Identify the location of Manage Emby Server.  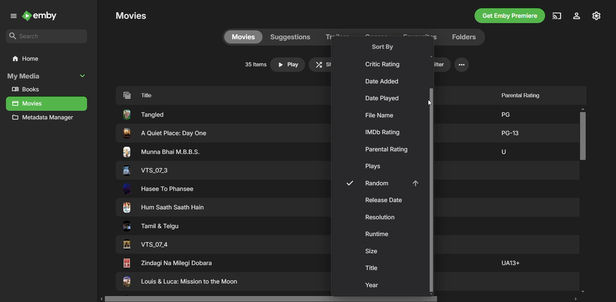
(597, 15).